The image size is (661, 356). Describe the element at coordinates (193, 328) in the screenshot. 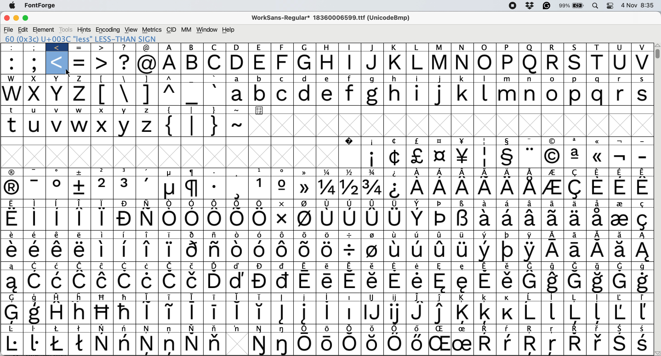

I see `Symbol` at that location.